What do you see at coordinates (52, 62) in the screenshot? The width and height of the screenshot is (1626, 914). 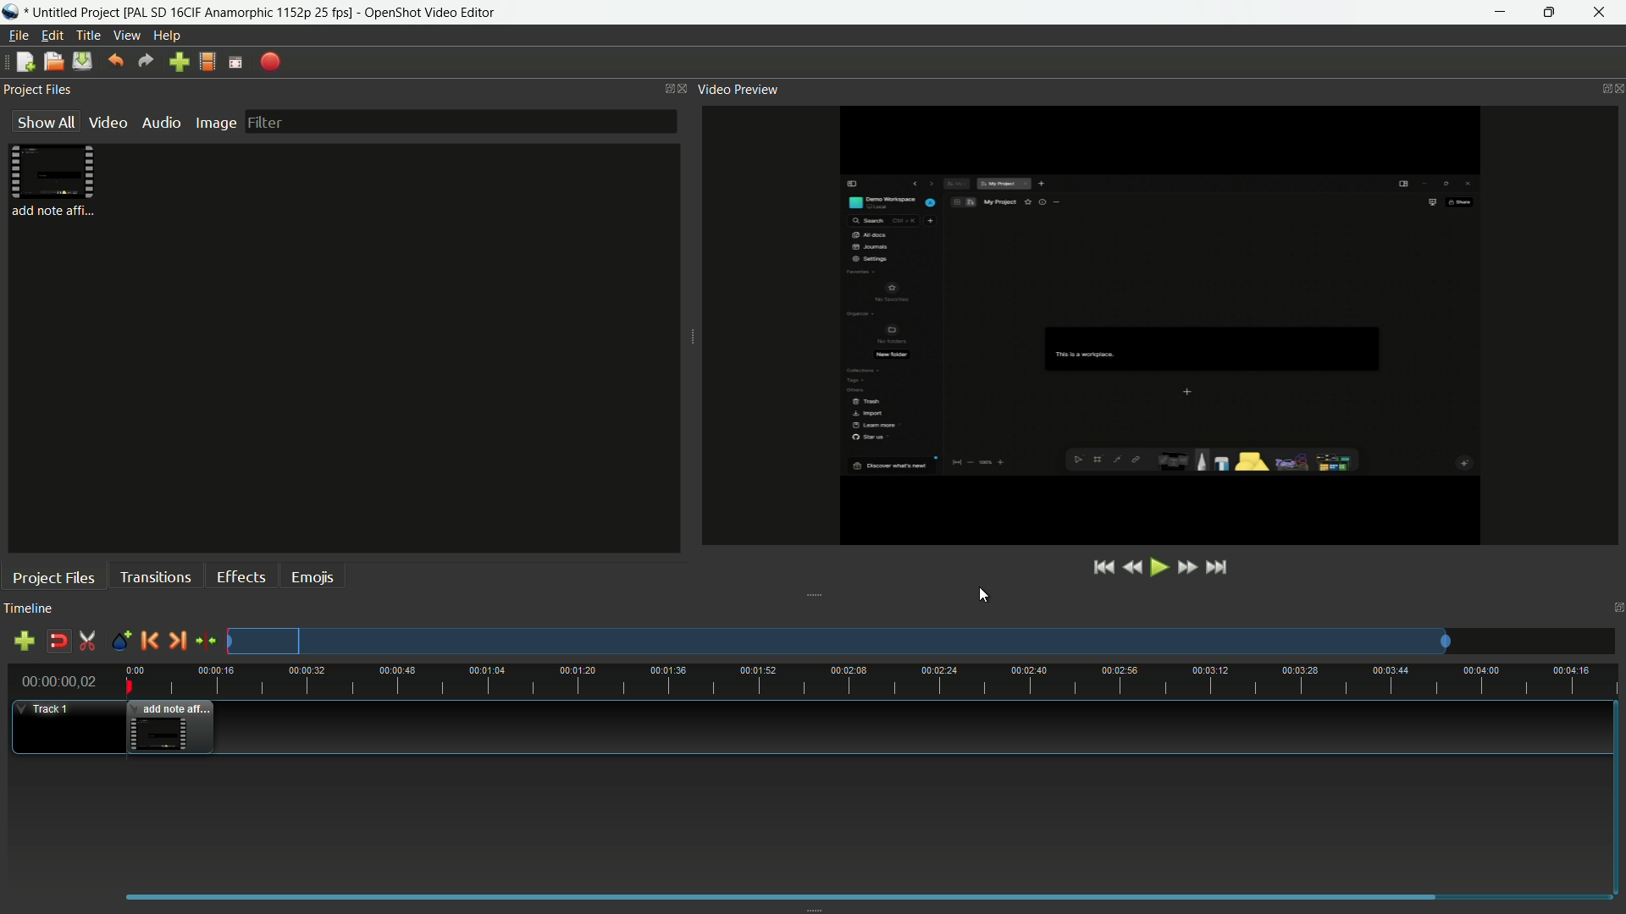 I see `open file` at bounding box center [52, 62].